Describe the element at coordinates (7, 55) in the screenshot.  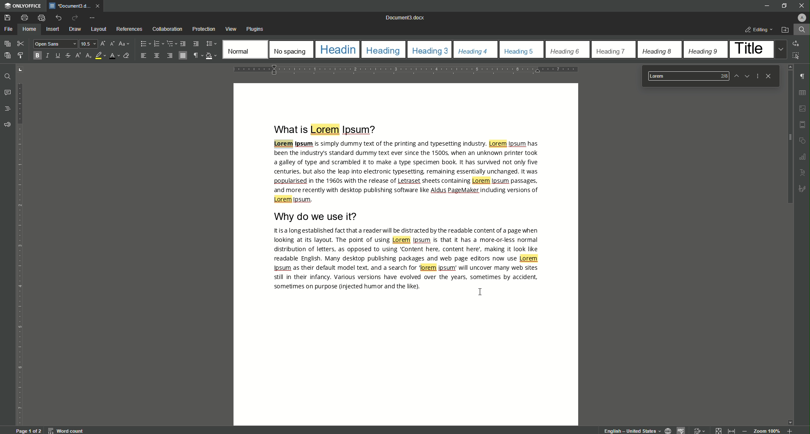
I see `Paste` at that location.